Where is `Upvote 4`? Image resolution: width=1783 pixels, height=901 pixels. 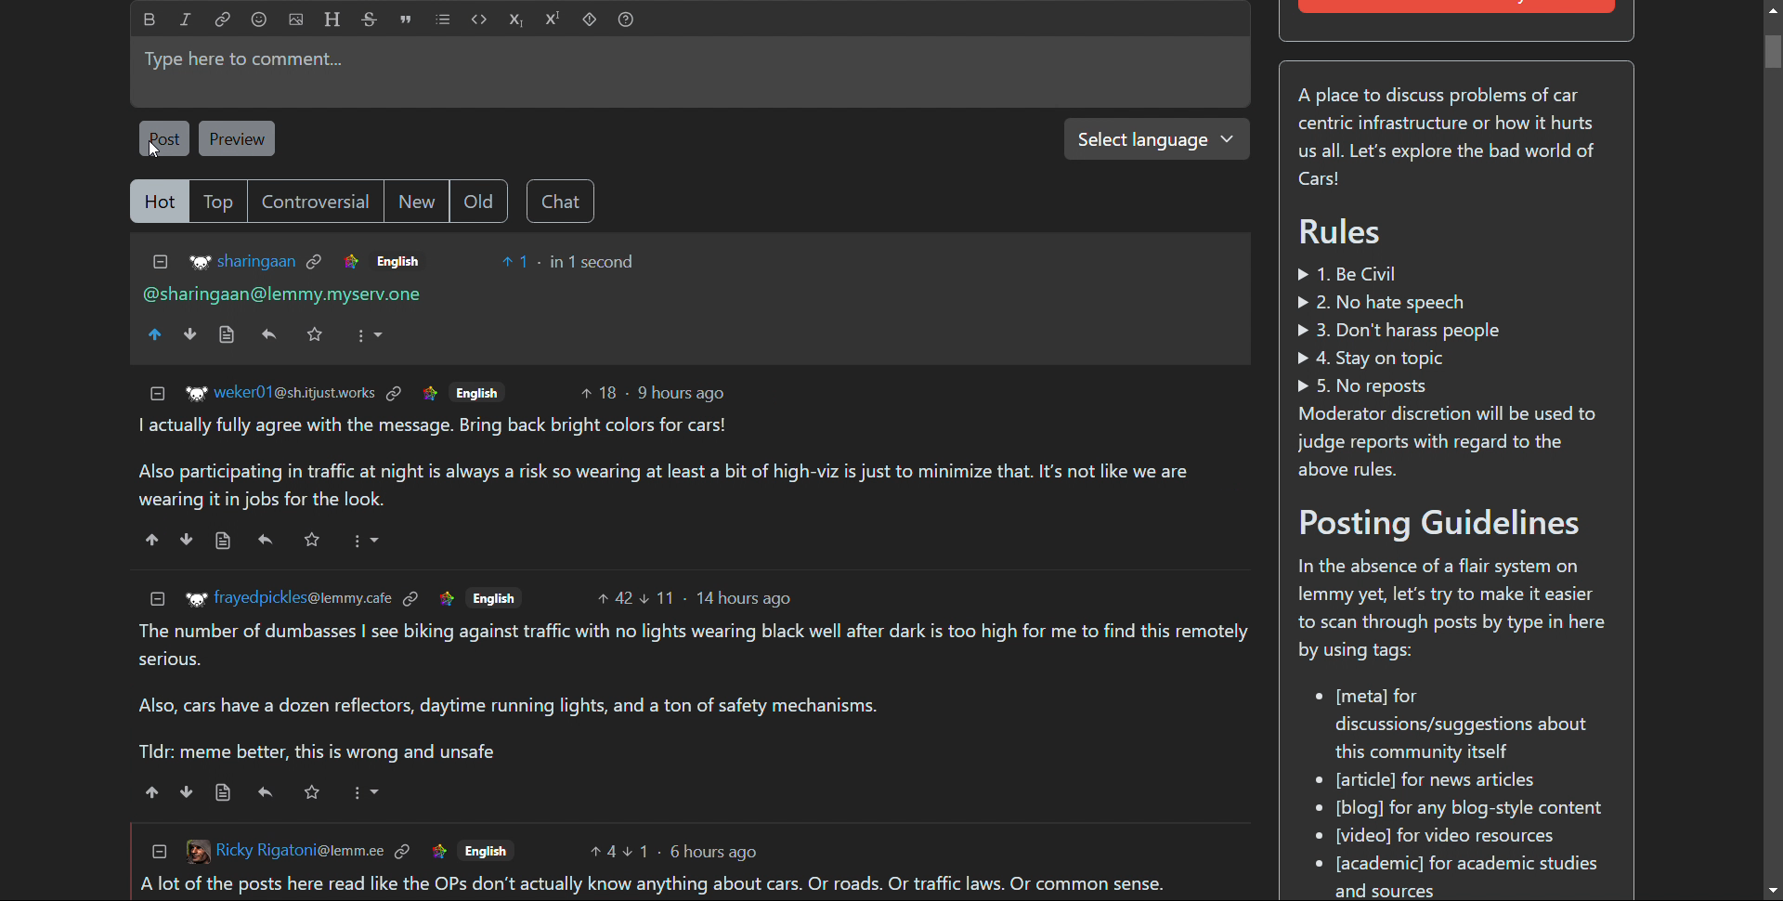 Upvote 4 is located at coordinates (603, 853).